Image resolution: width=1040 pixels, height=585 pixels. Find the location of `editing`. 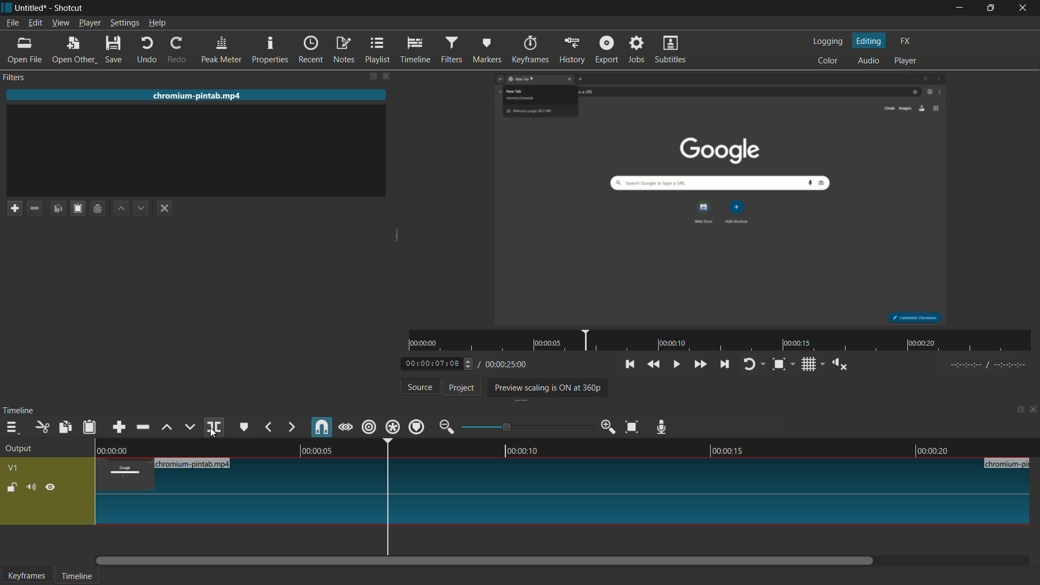

editing is located at coordinates (870, 41).